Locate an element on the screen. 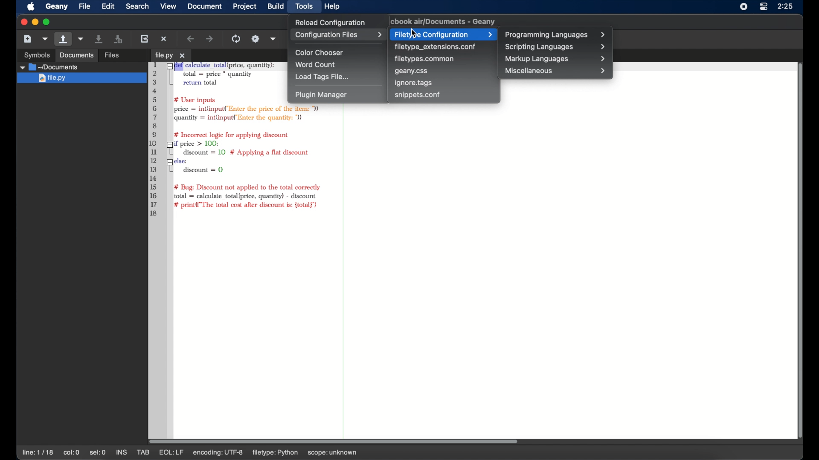 This screenshot has height=460, width=819. project is located at coordinates (245, 6).